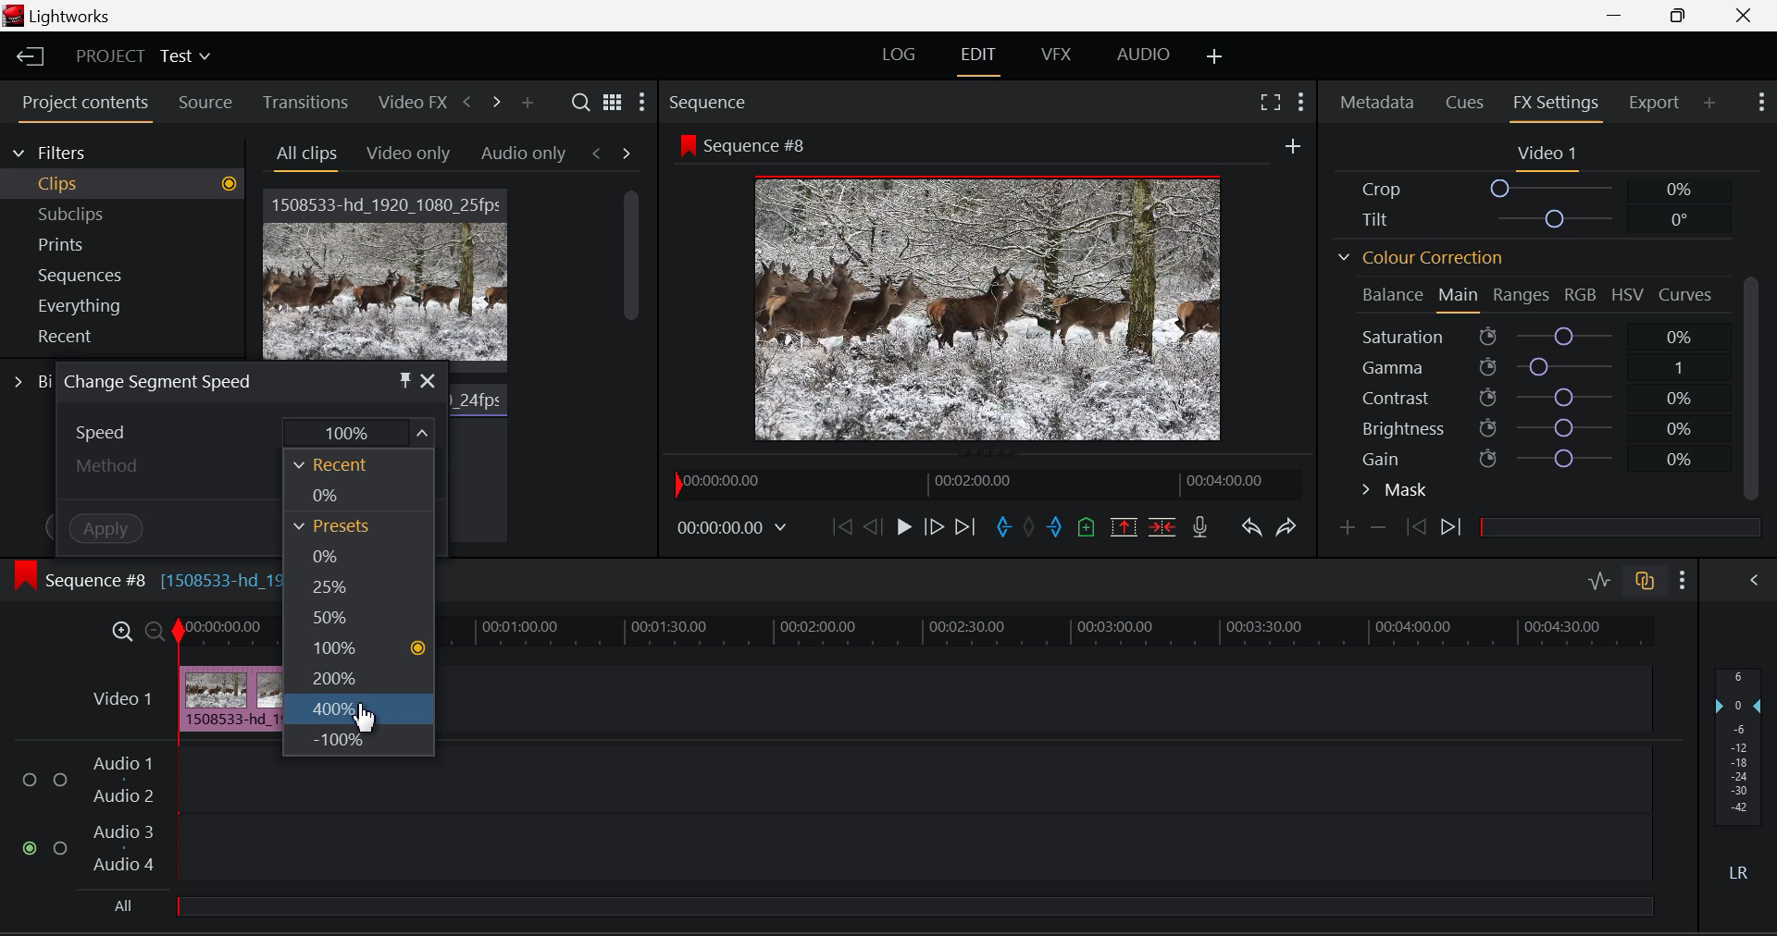 This screenshot has height=936, width=1777. I want to click on Project Timeline Preview Slider, so click(977, 482).